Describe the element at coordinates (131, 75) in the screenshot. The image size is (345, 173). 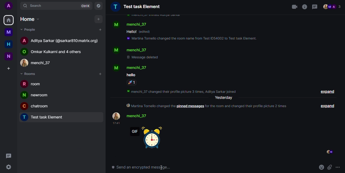
I see `text` at that location.